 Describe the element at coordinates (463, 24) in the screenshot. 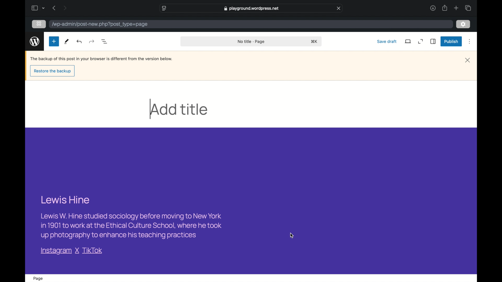

I see `settings` at that location.